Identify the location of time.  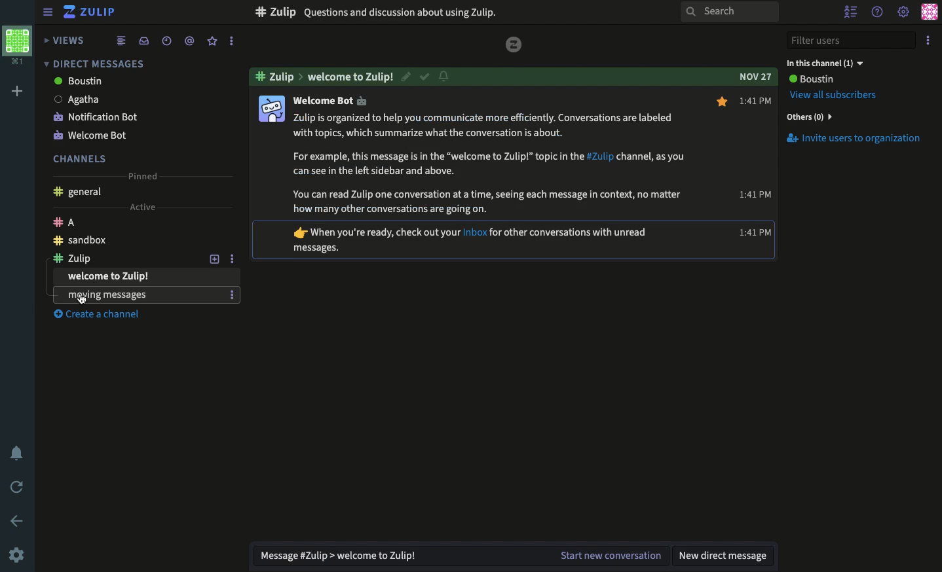
(755, 232).